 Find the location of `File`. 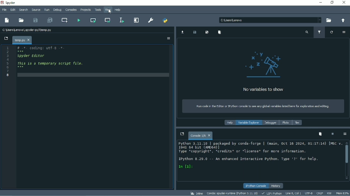

File is located at coordinates (4, 10).